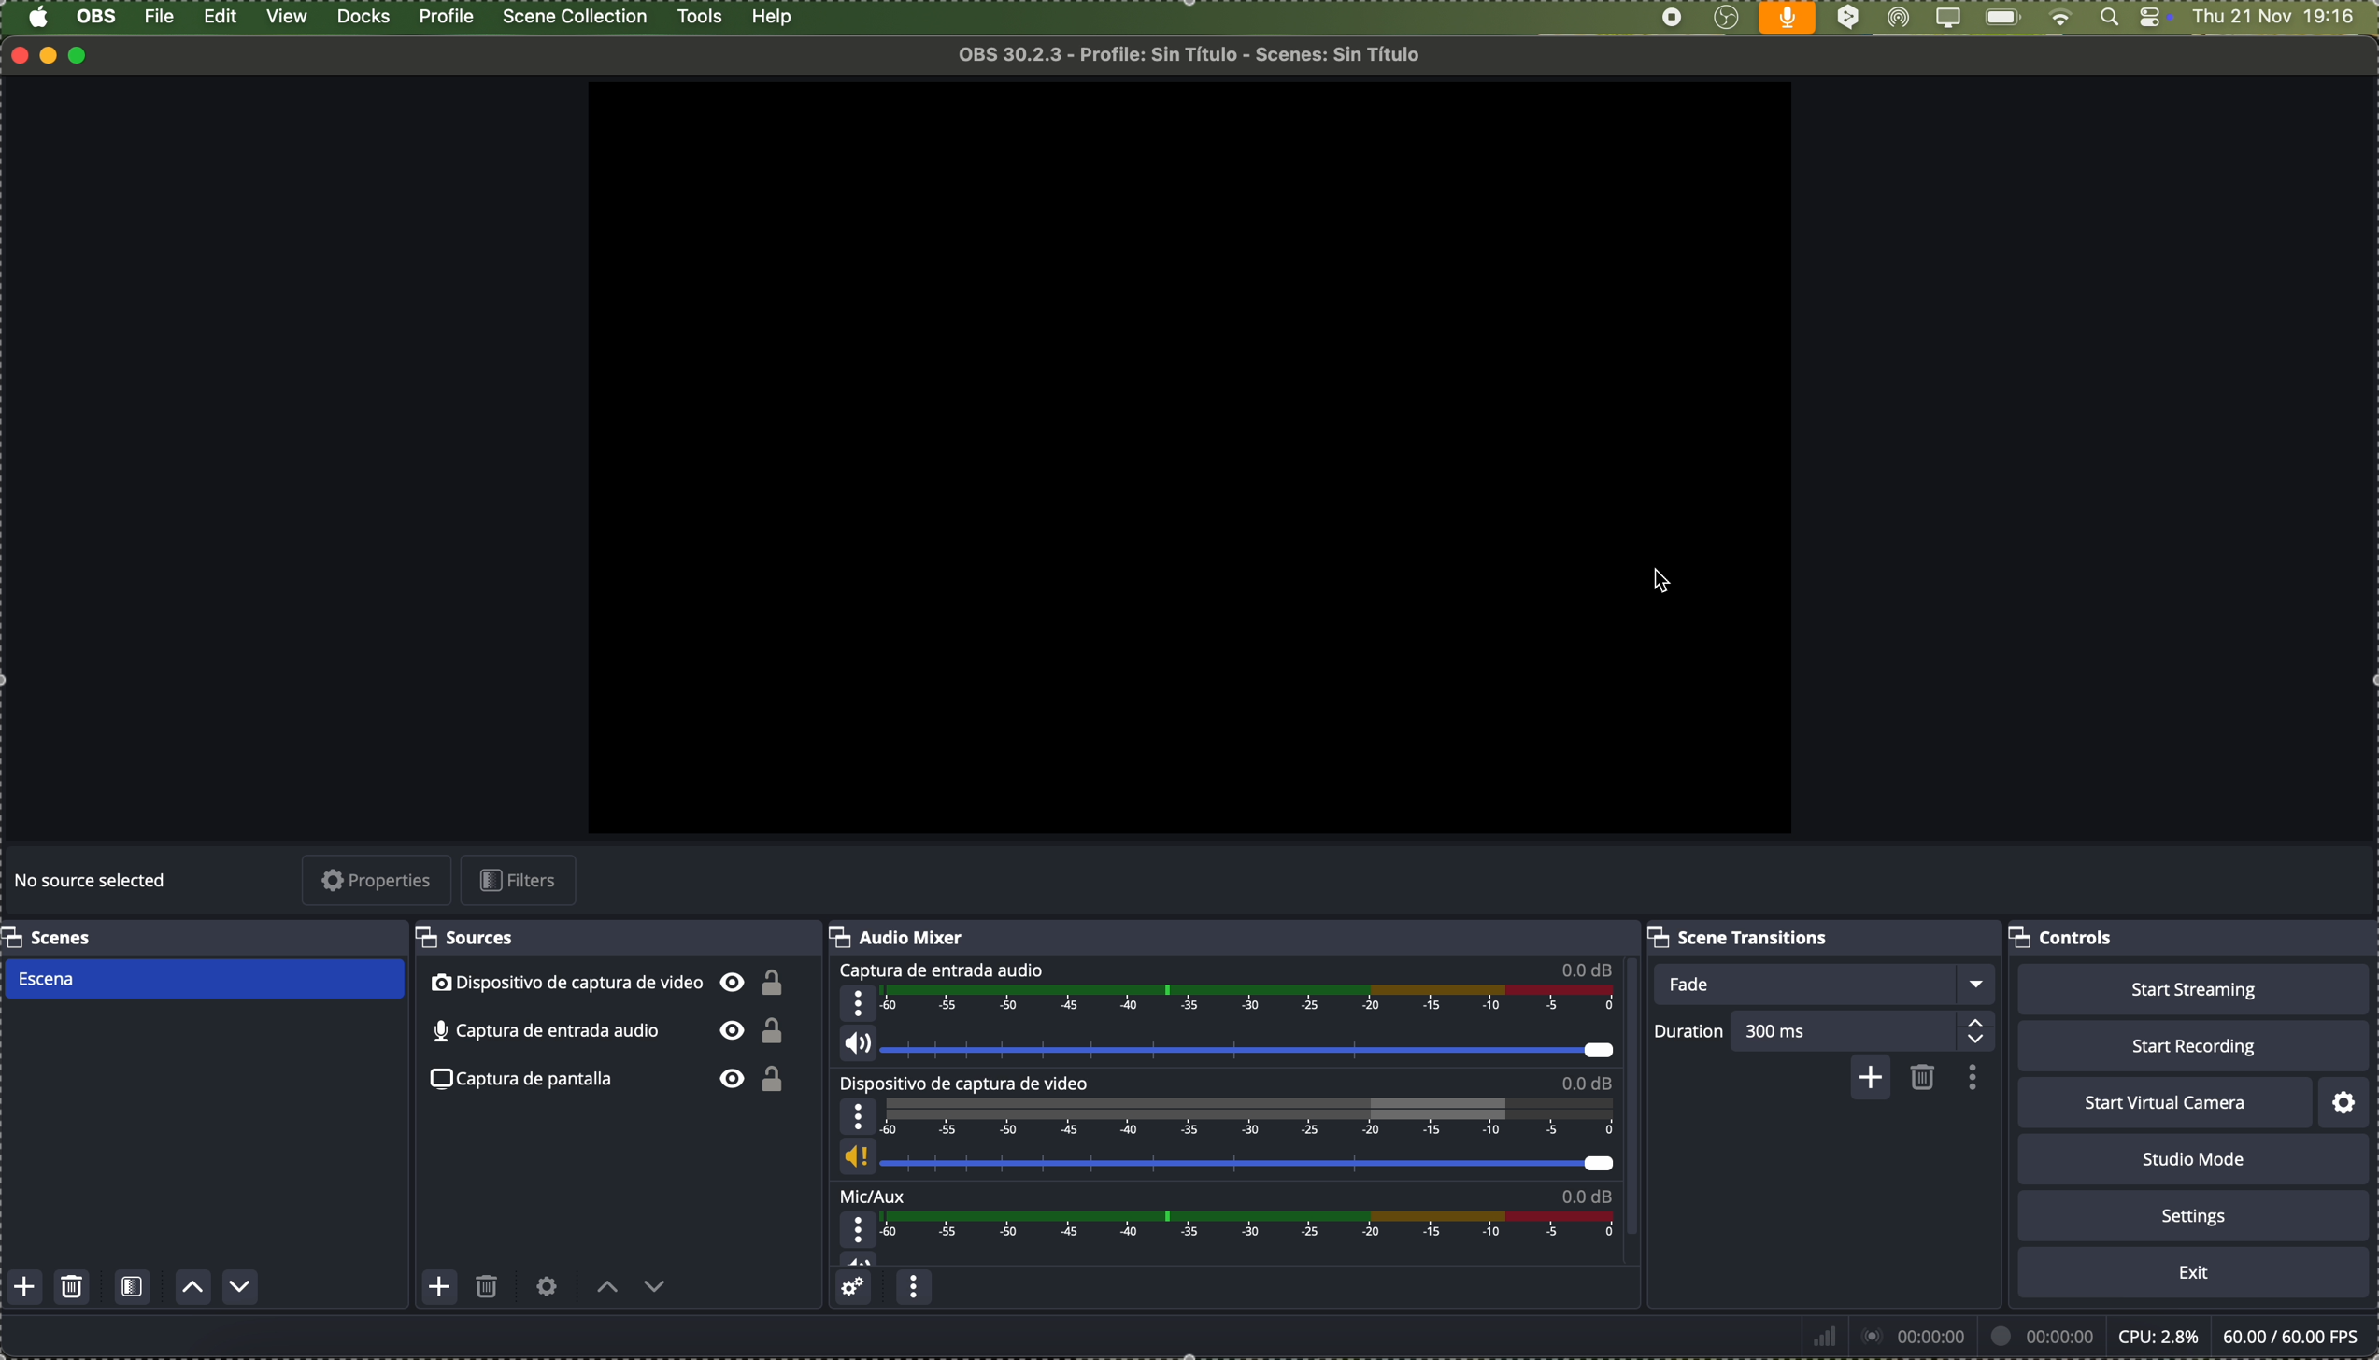 The width and height of the screenshot is (2379, 1360). I want to click on stop recording, so click(1672, 18).